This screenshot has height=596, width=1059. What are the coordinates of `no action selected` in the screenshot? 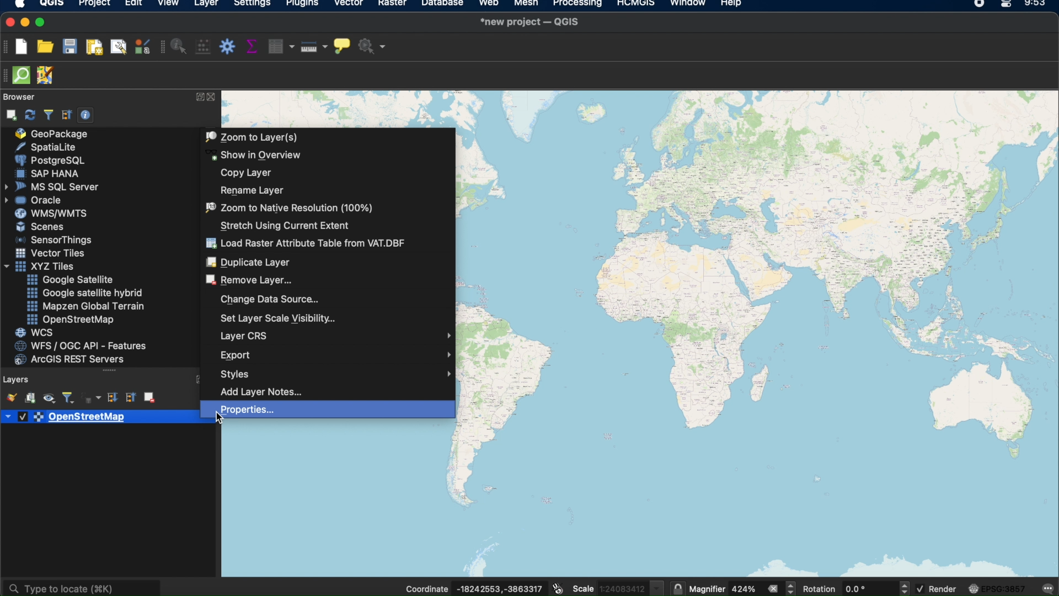 It's located at (372, 46).